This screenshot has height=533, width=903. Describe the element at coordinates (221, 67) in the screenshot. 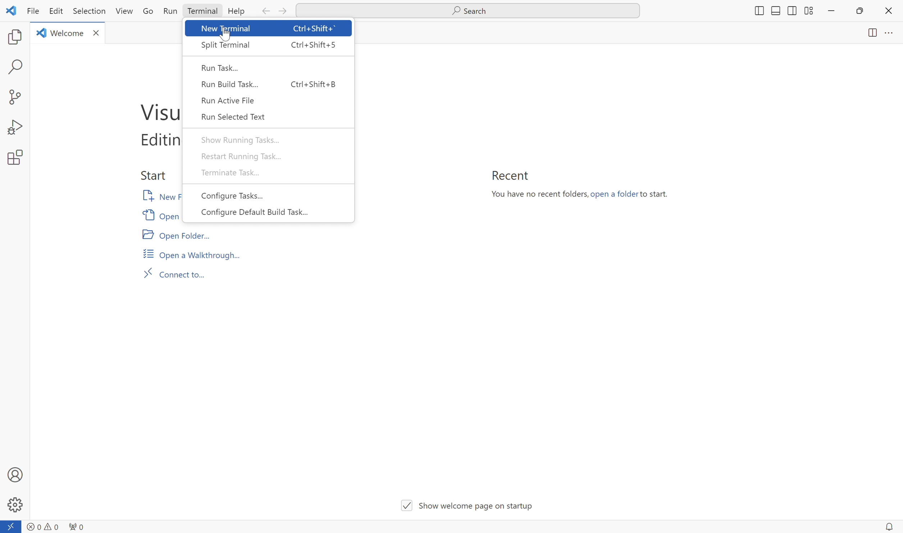

I see `Run Task...` at that location.